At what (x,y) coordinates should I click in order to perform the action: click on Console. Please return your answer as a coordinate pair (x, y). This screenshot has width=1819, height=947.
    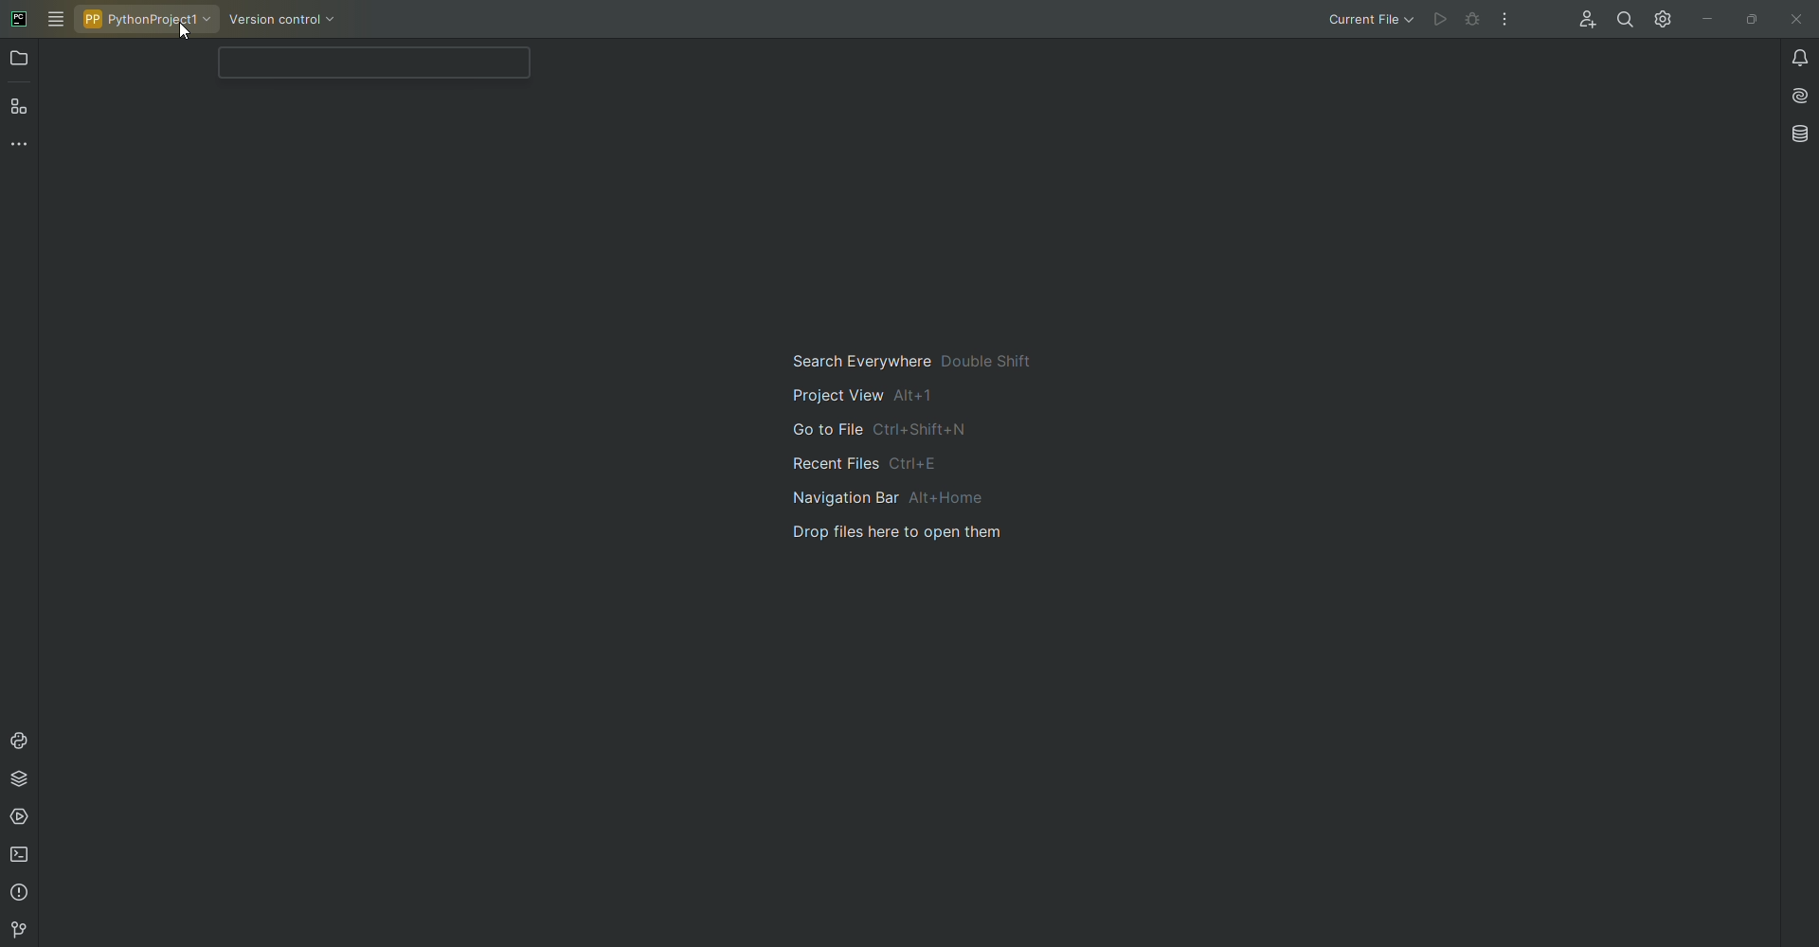
    Looking at the image, I should click on (23, 740).